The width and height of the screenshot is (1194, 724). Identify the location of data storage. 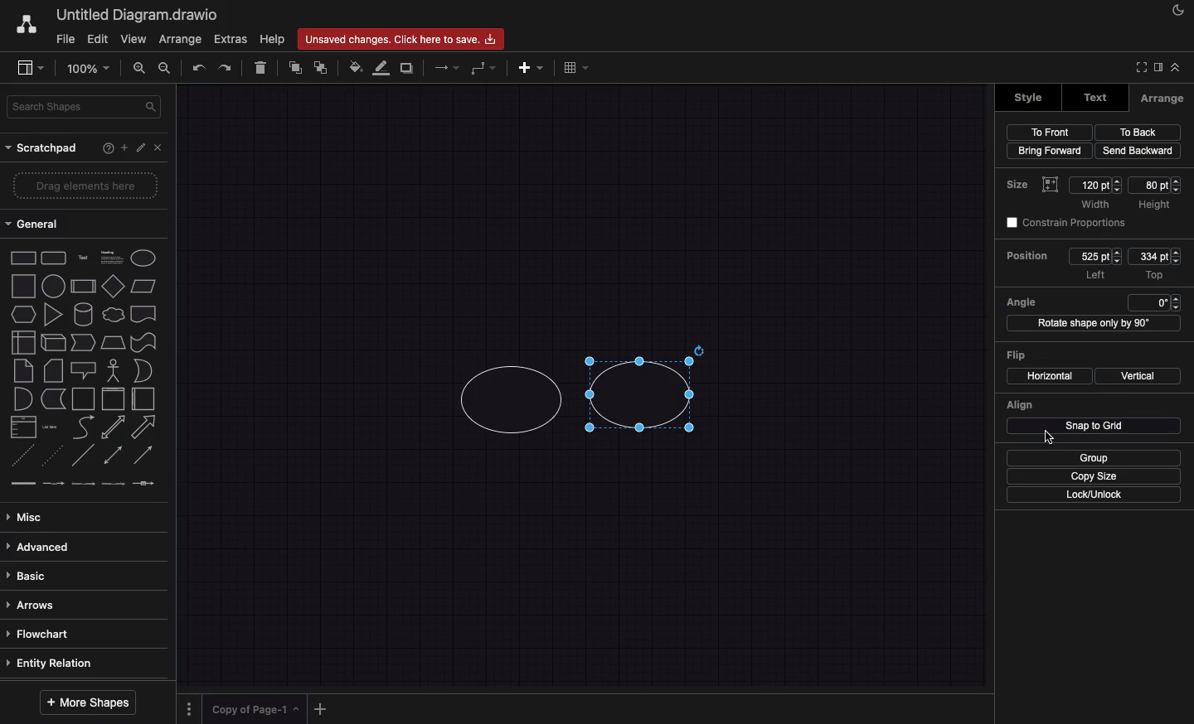
(52, 398).